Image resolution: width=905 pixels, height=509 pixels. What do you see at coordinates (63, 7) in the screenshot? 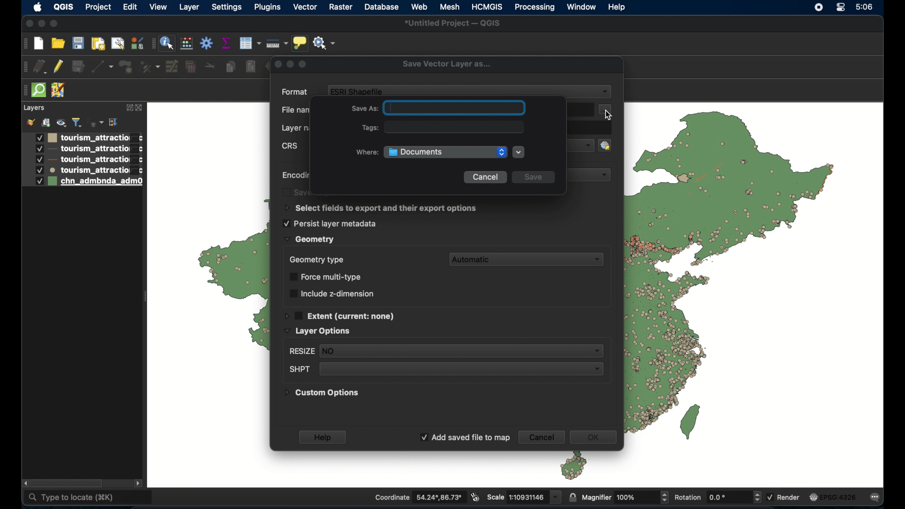
I see `QGIS` at bounding box center [63, 7].